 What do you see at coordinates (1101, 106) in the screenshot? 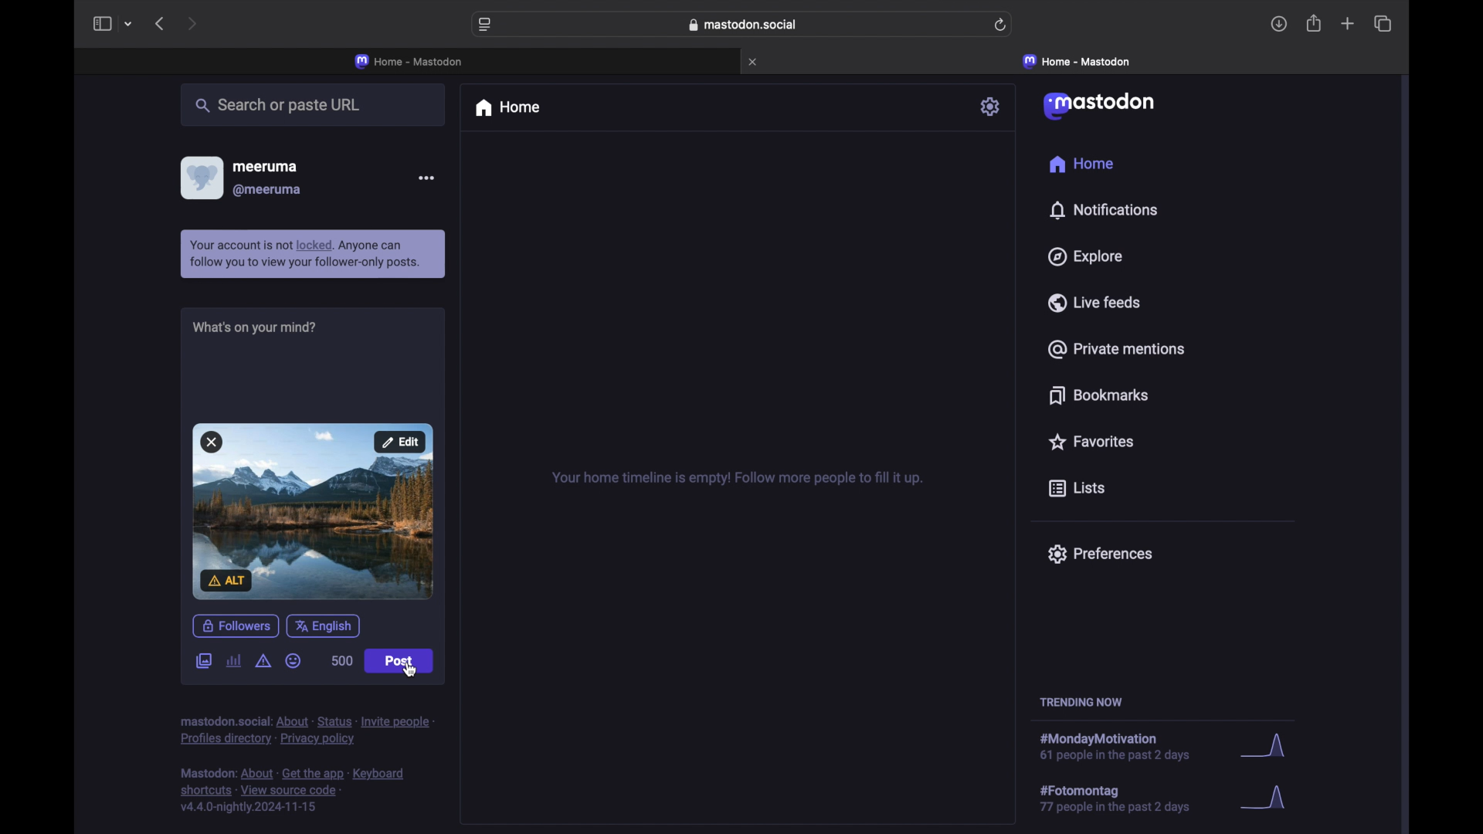
I see `mastodon` at bounding box center [1101, 106].